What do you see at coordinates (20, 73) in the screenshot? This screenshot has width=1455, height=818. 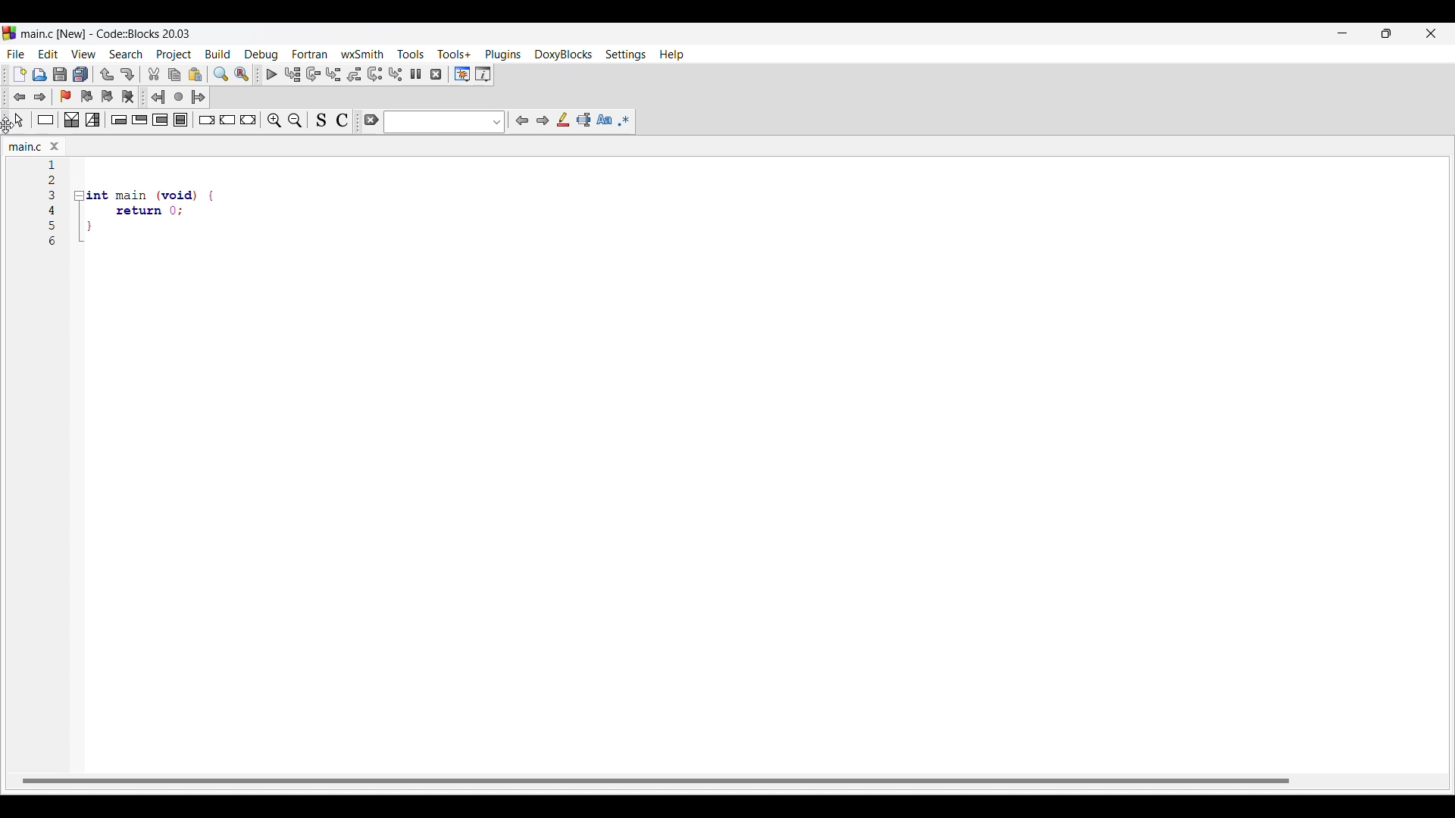 I see `New file` at bounding box center [20, 73].